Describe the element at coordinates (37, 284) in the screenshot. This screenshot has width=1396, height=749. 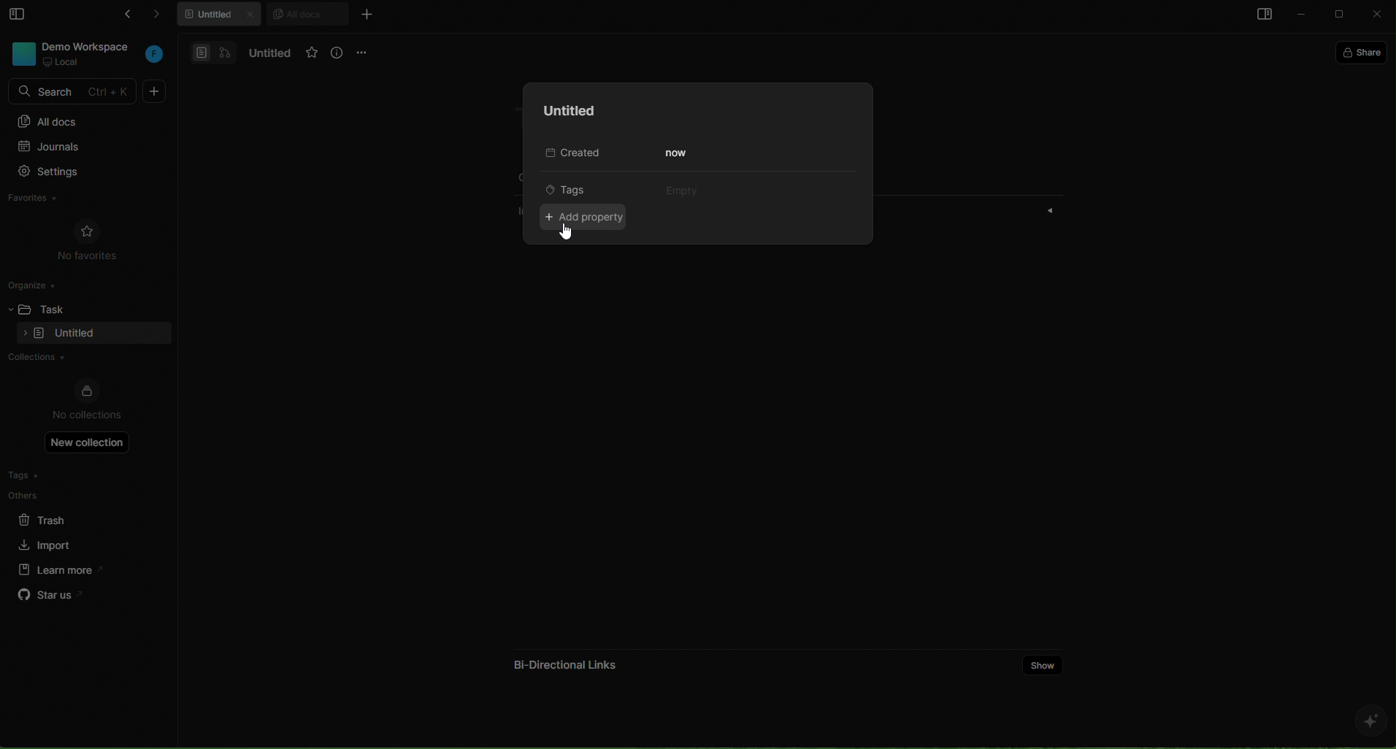
I see `organize` at that location.